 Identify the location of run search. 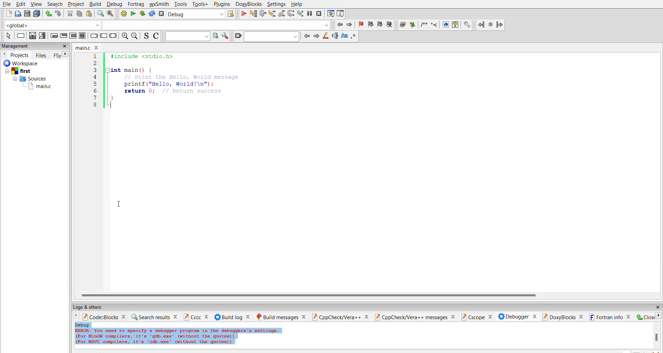
(215, 37).